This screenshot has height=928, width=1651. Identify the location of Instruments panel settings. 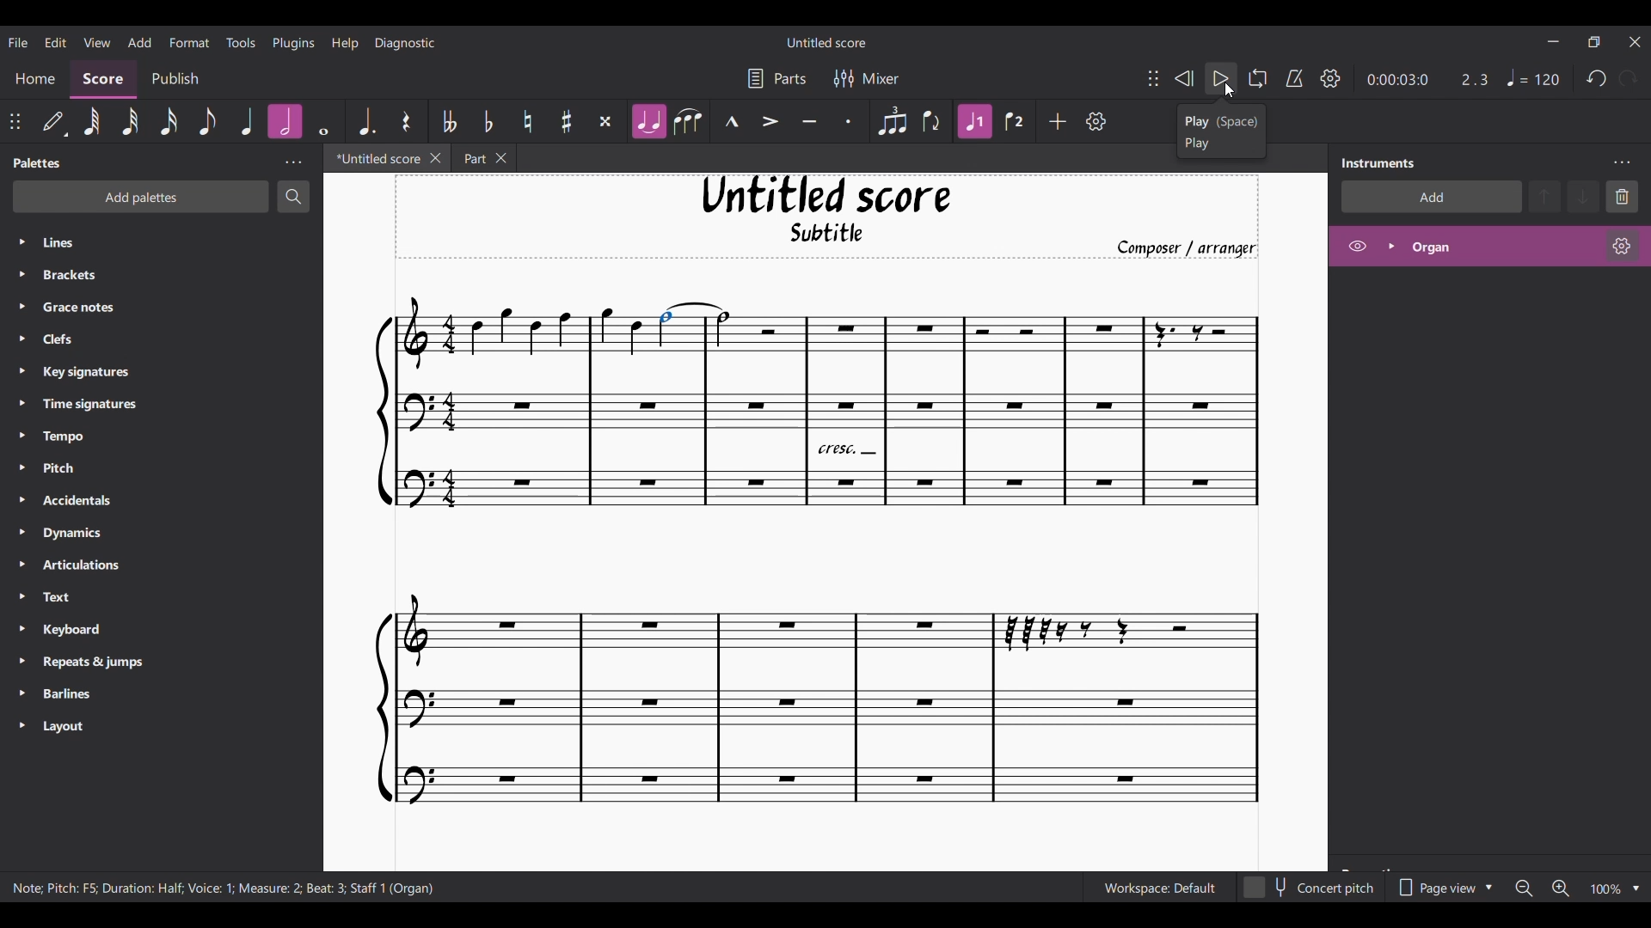
(1622, 163).